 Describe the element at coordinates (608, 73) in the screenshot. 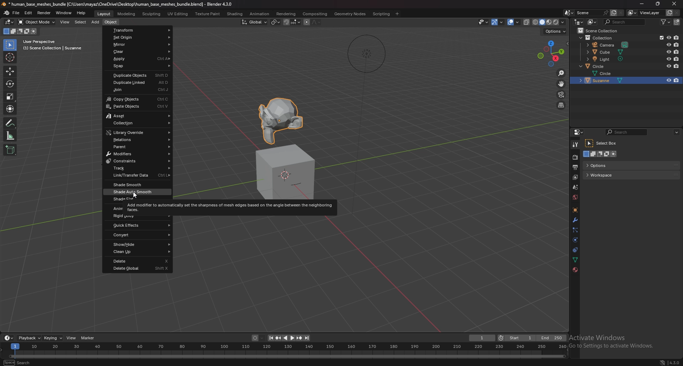

I see `circle` at that location.